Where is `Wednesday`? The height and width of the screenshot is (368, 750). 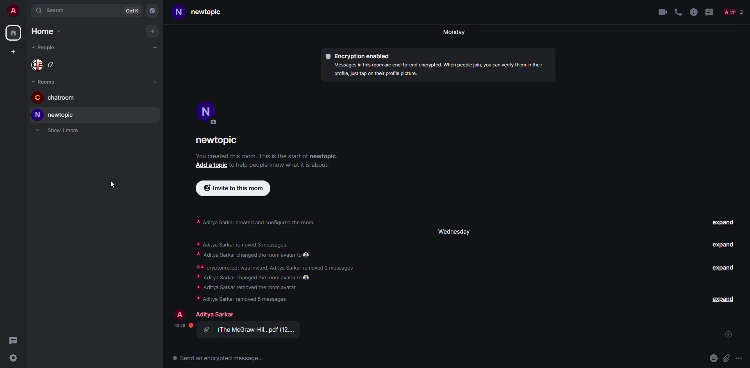 Wednesday is located at coordinates (455, 230).